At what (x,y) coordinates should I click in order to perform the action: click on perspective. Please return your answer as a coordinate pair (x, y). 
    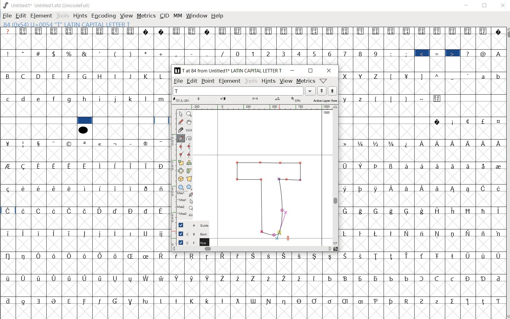
    Looking at the image, I should click on (189, 179).